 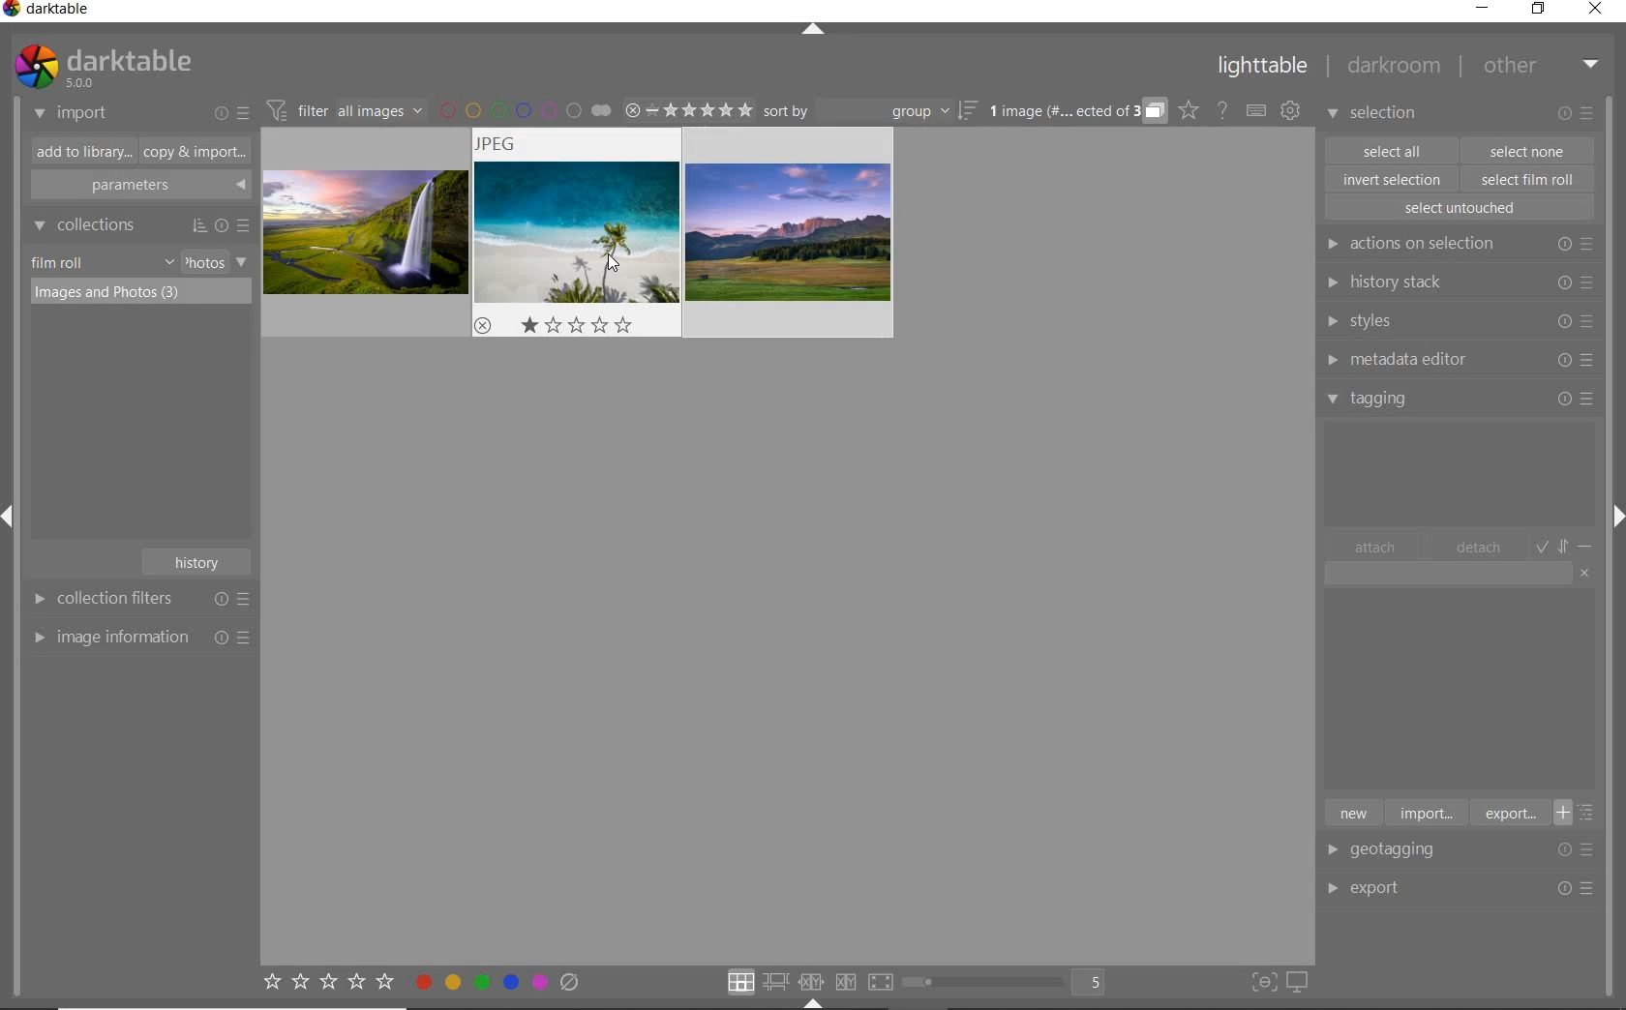 What do you see at coordinates (1581, 849) in the screenshot?
I see `Options` at bounding box center [1581, 849].